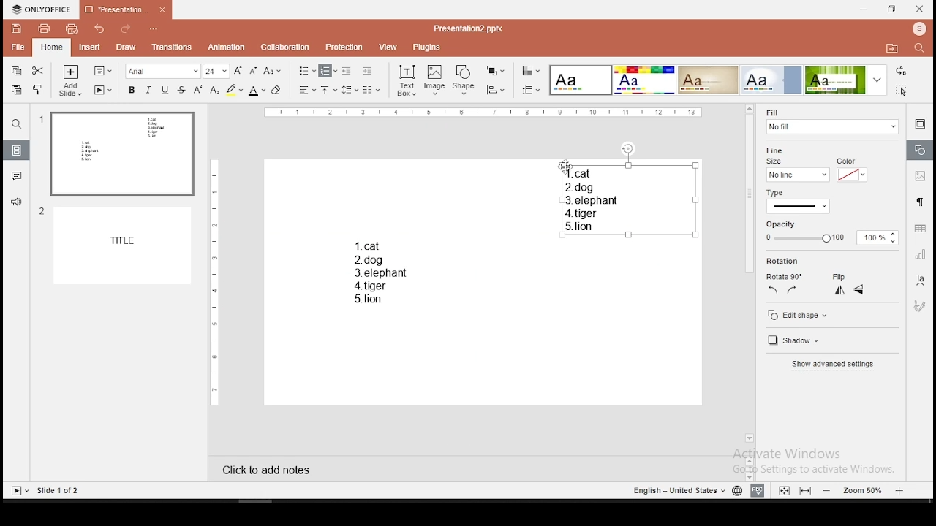 This screenshot has width=936, height=526. What do you see at coordinates (165, 90) in the screenshot?
I see `underline` at bounding box center [165, 90].